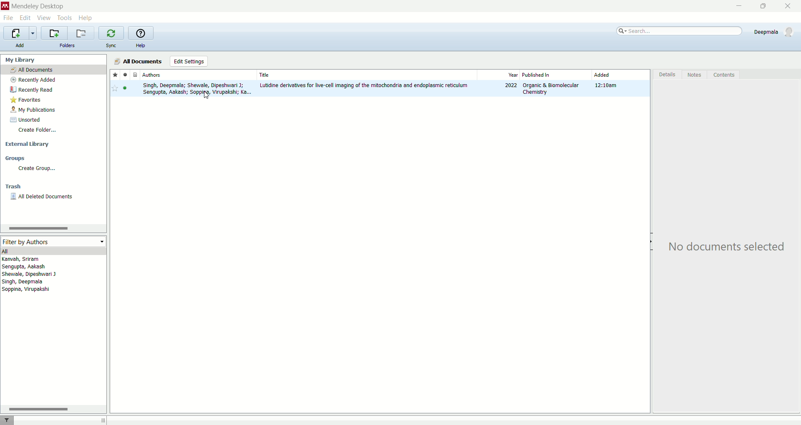 The image size is (801, 425). I want to click on documents, so click(136, 75).